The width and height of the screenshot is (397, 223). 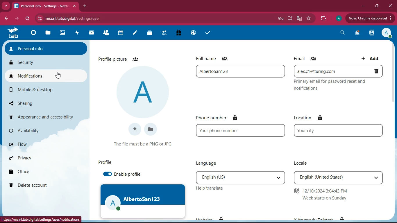 What do you see at coordinates (180, 33) in the screenshot?
I see `gift` at bounding box center [180, 33].